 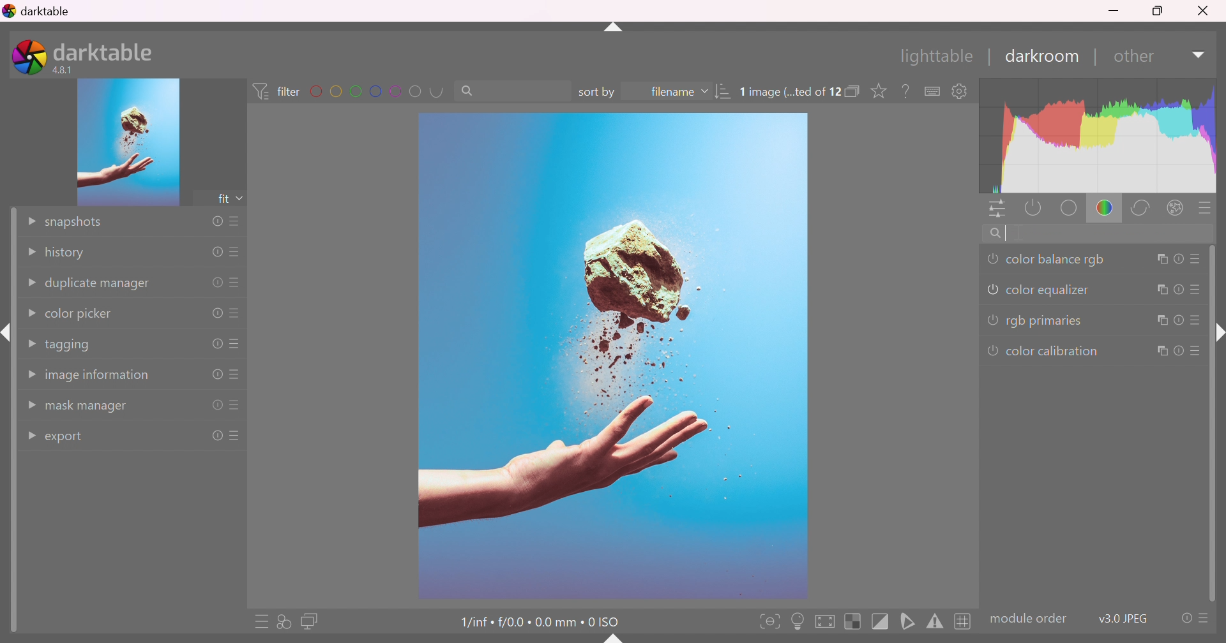 I want to click on Drop Down, so click(x=29, y=405).